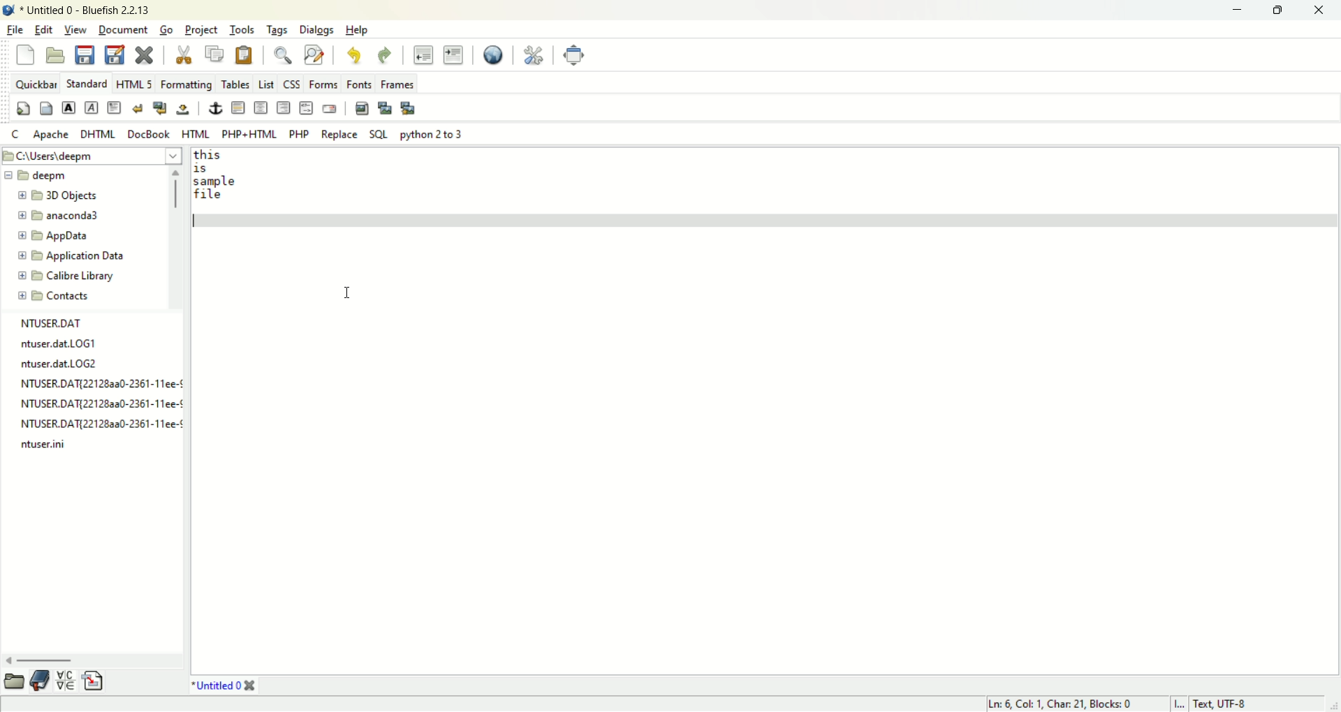 Image resolution: width=1341 pixels, height=712 pixels. Describe the element at coordinates (408, 106) in the screenshot. I see `multi thumbnail` at that location.